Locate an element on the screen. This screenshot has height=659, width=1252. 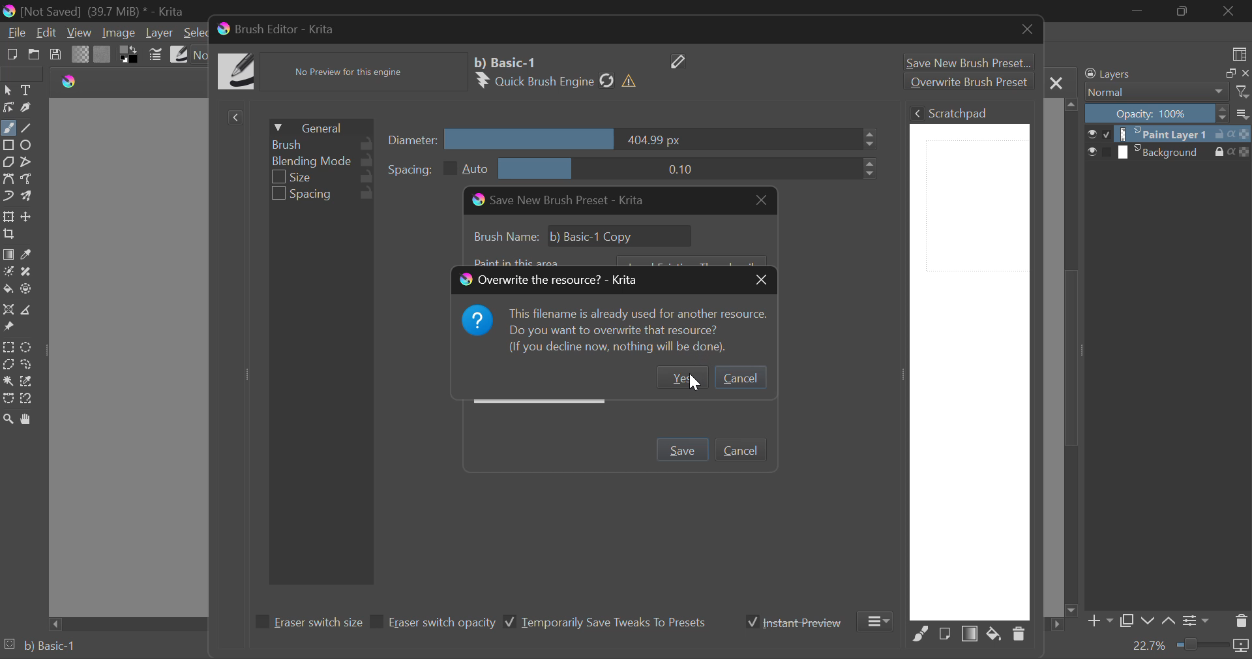
Restore Down is located at coordinates (1138, 12).